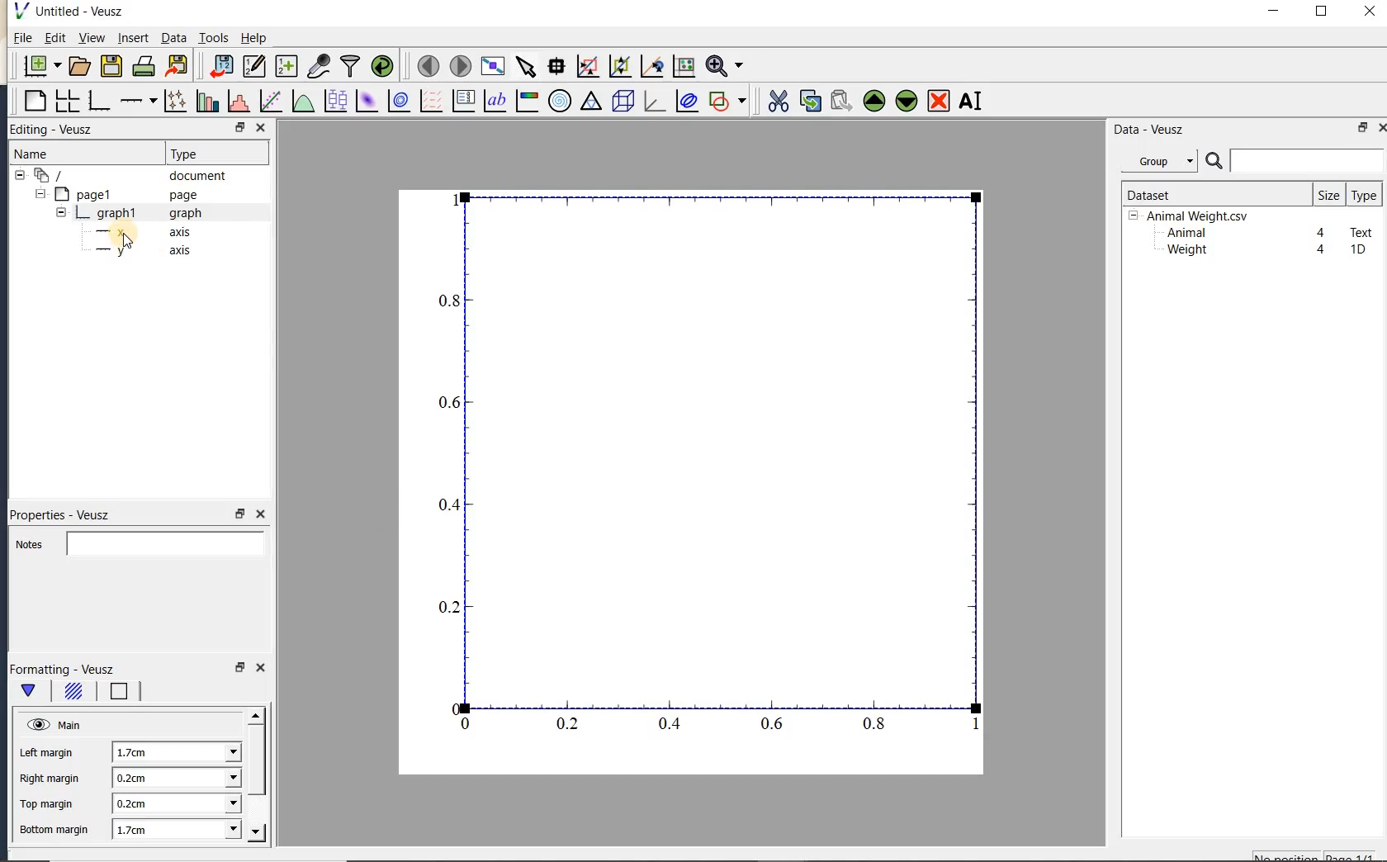 The image size is (1387, 862). What do you see at coordinates (134, 544) in the screenshot?
I see `Notes` at bounding box center [134, 544].